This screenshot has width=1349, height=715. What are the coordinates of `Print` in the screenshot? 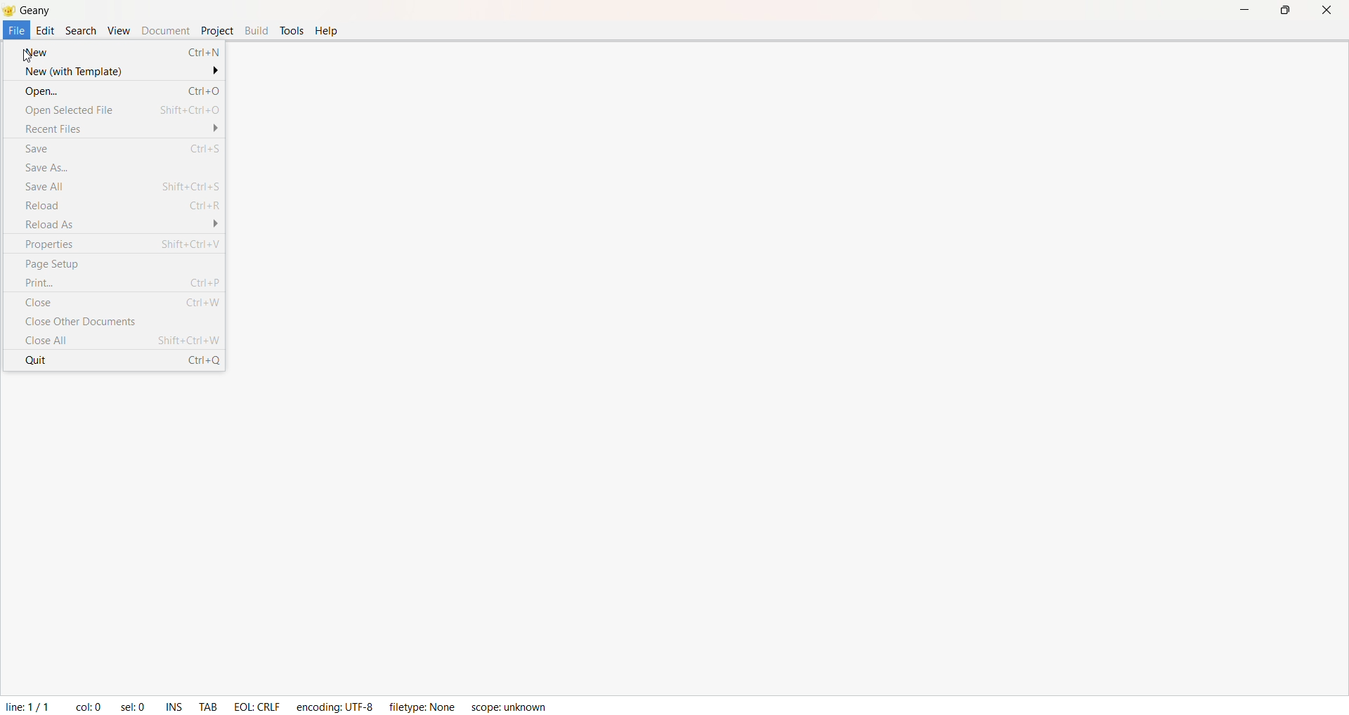 It's located at (123, 283).